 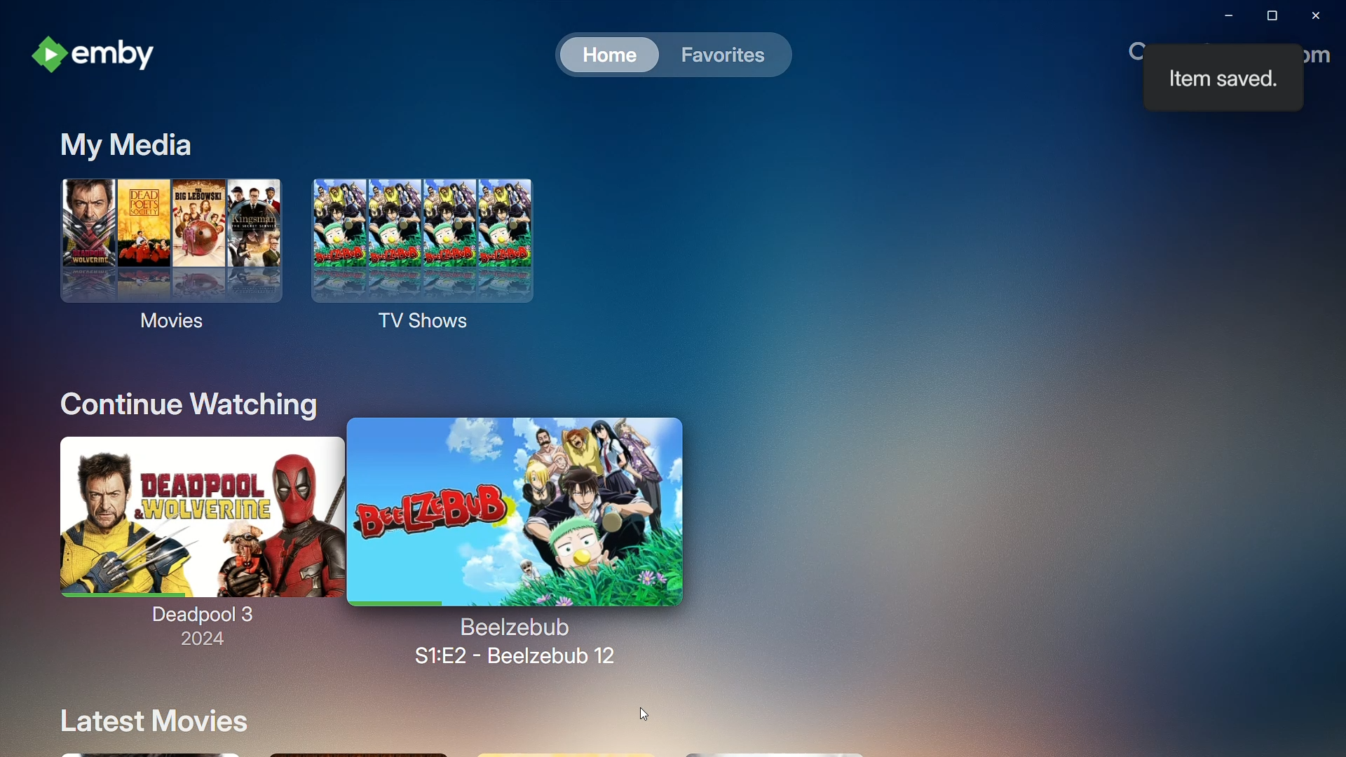 I want to click on Beelzebub, so click(x=517, y=510).